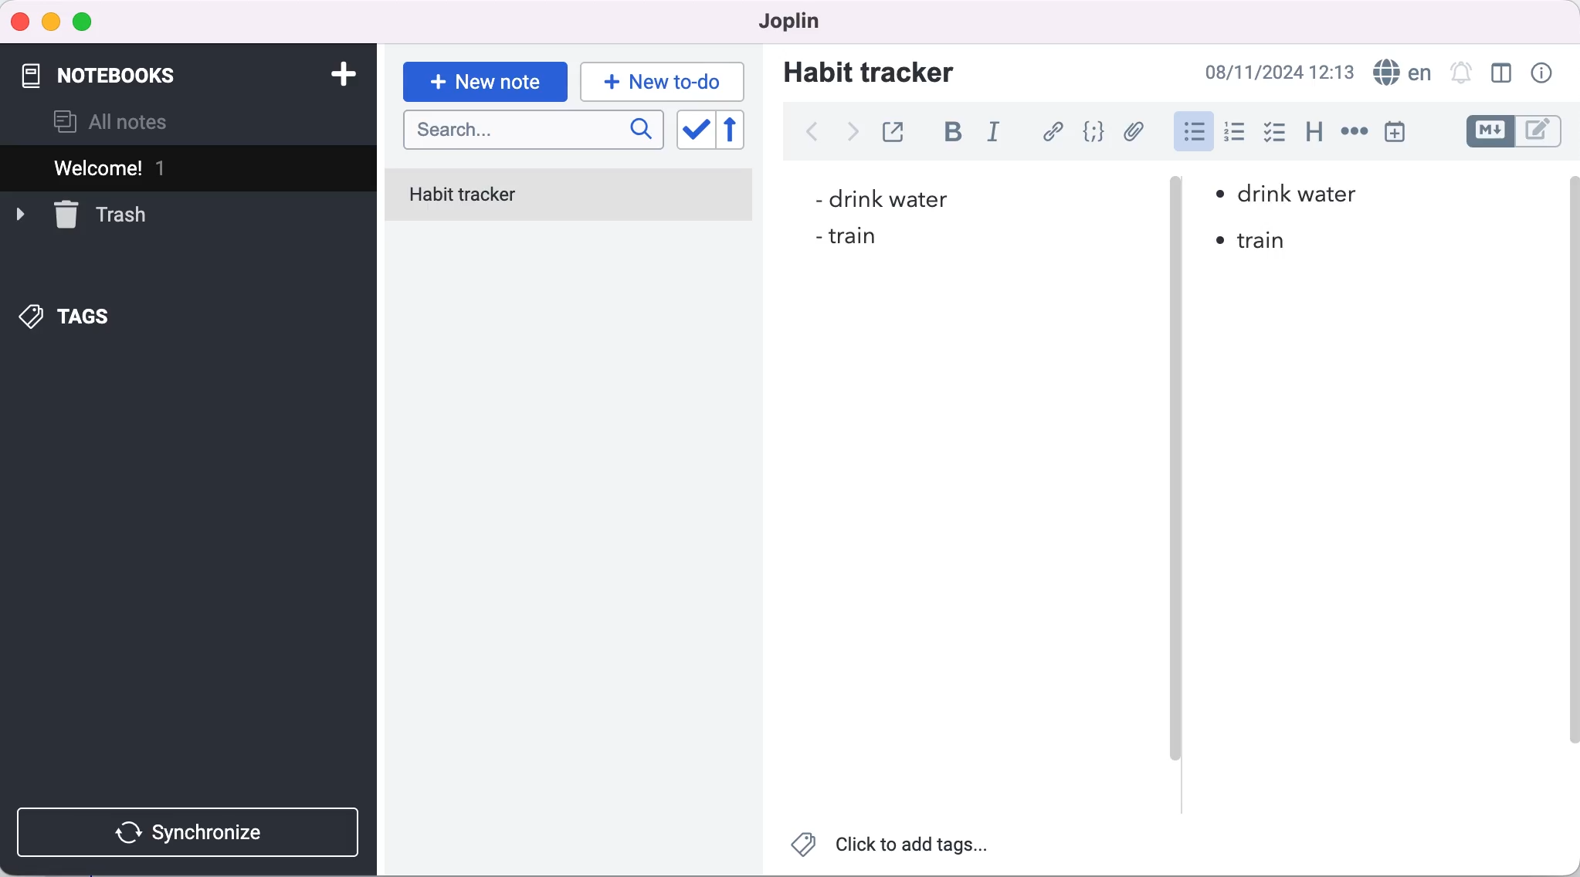  Describe the element at coordinates (1354, 133) in the screenshot. I see `horizontal rule` at that location.